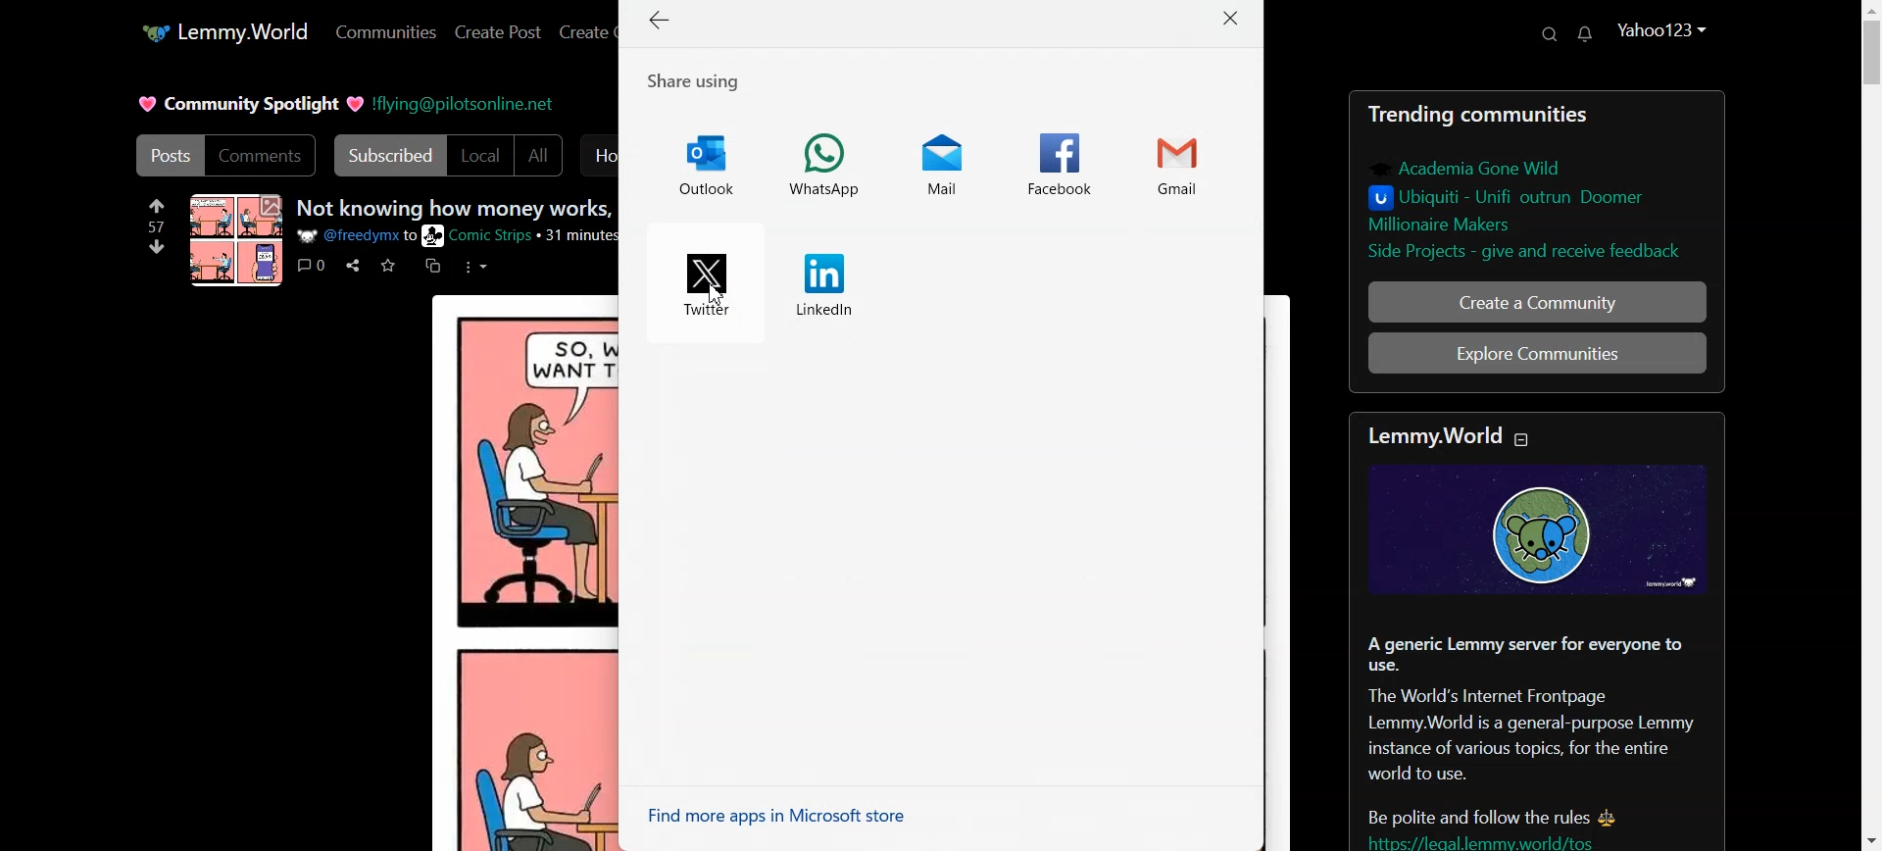 The height and width of the screenshot is (851, 1882). Describe the element at coordinates (1059, 163) in the screenshot. I see `facebook` at that location.